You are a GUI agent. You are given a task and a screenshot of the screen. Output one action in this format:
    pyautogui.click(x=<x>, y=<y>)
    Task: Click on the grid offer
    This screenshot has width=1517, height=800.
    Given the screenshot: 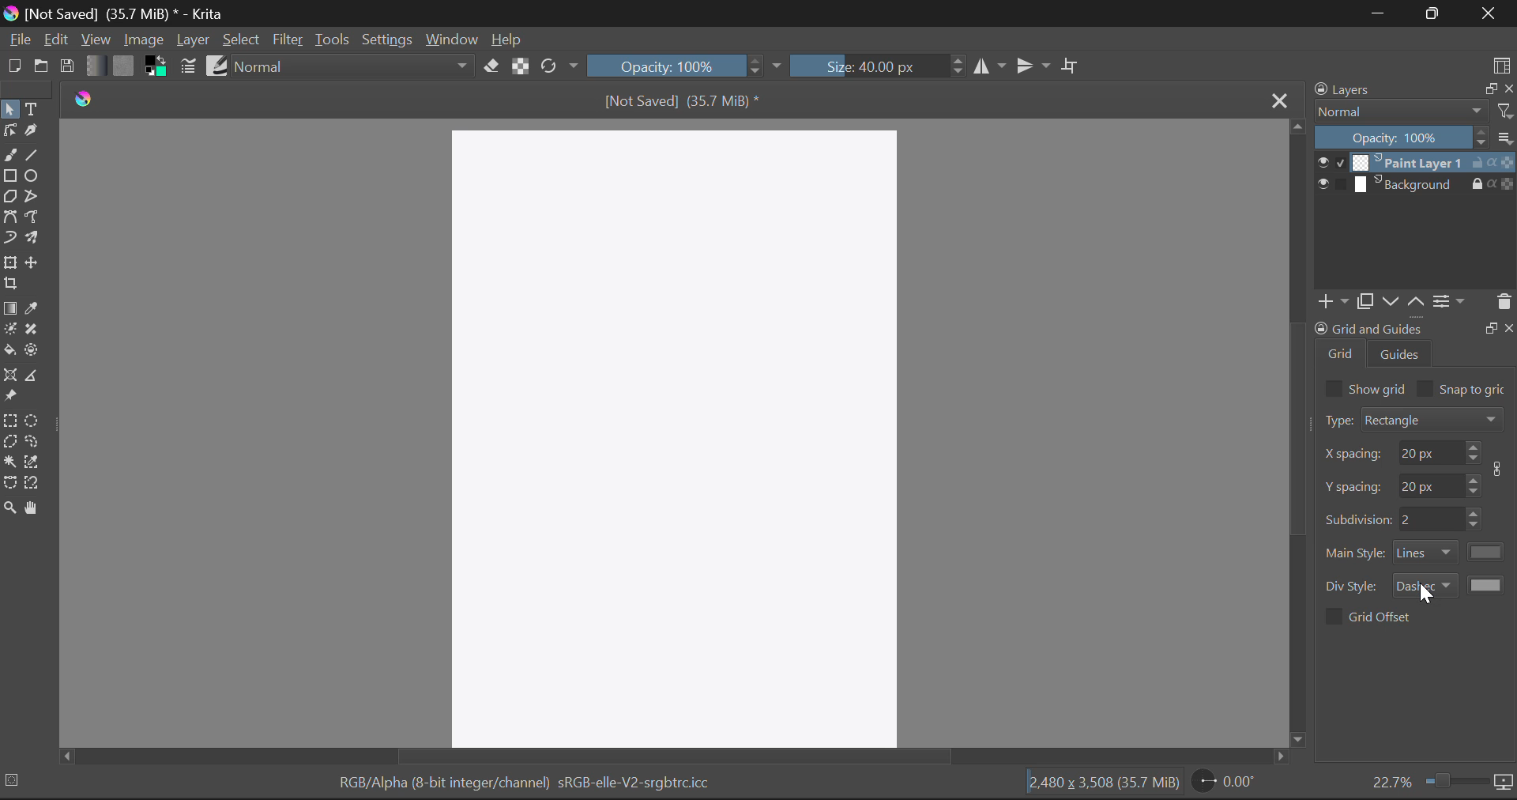 What is the action you would take?
    pyautogui.click(x=1382, y=616)
    